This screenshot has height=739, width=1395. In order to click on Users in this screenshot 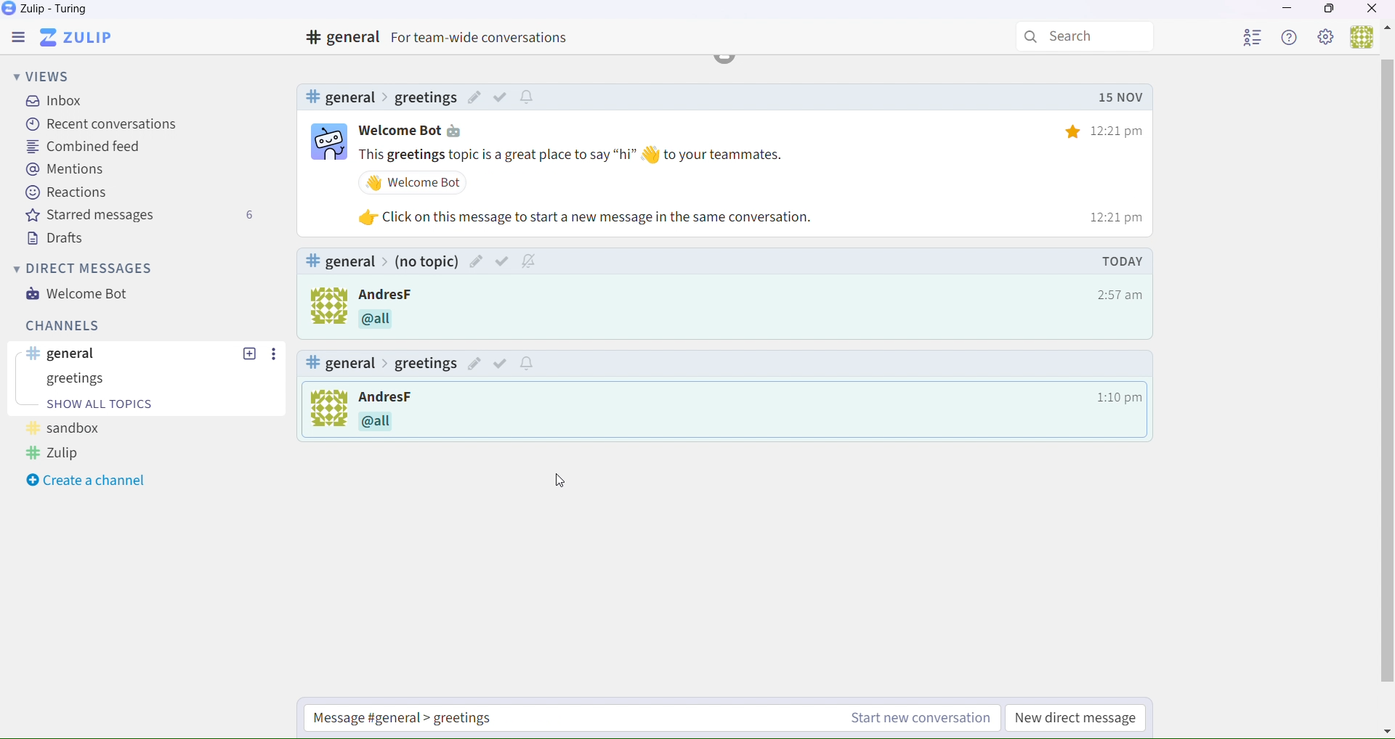, I will do `click(1362, 38)`.